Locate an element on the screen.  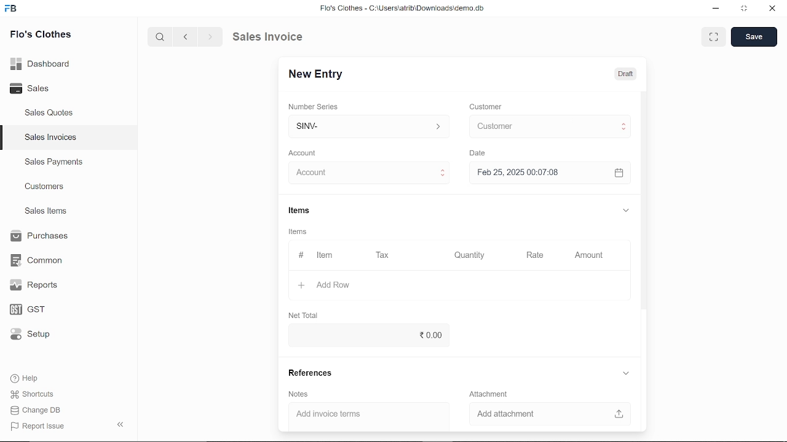
‘Notes is located at coordinates (301, 394).